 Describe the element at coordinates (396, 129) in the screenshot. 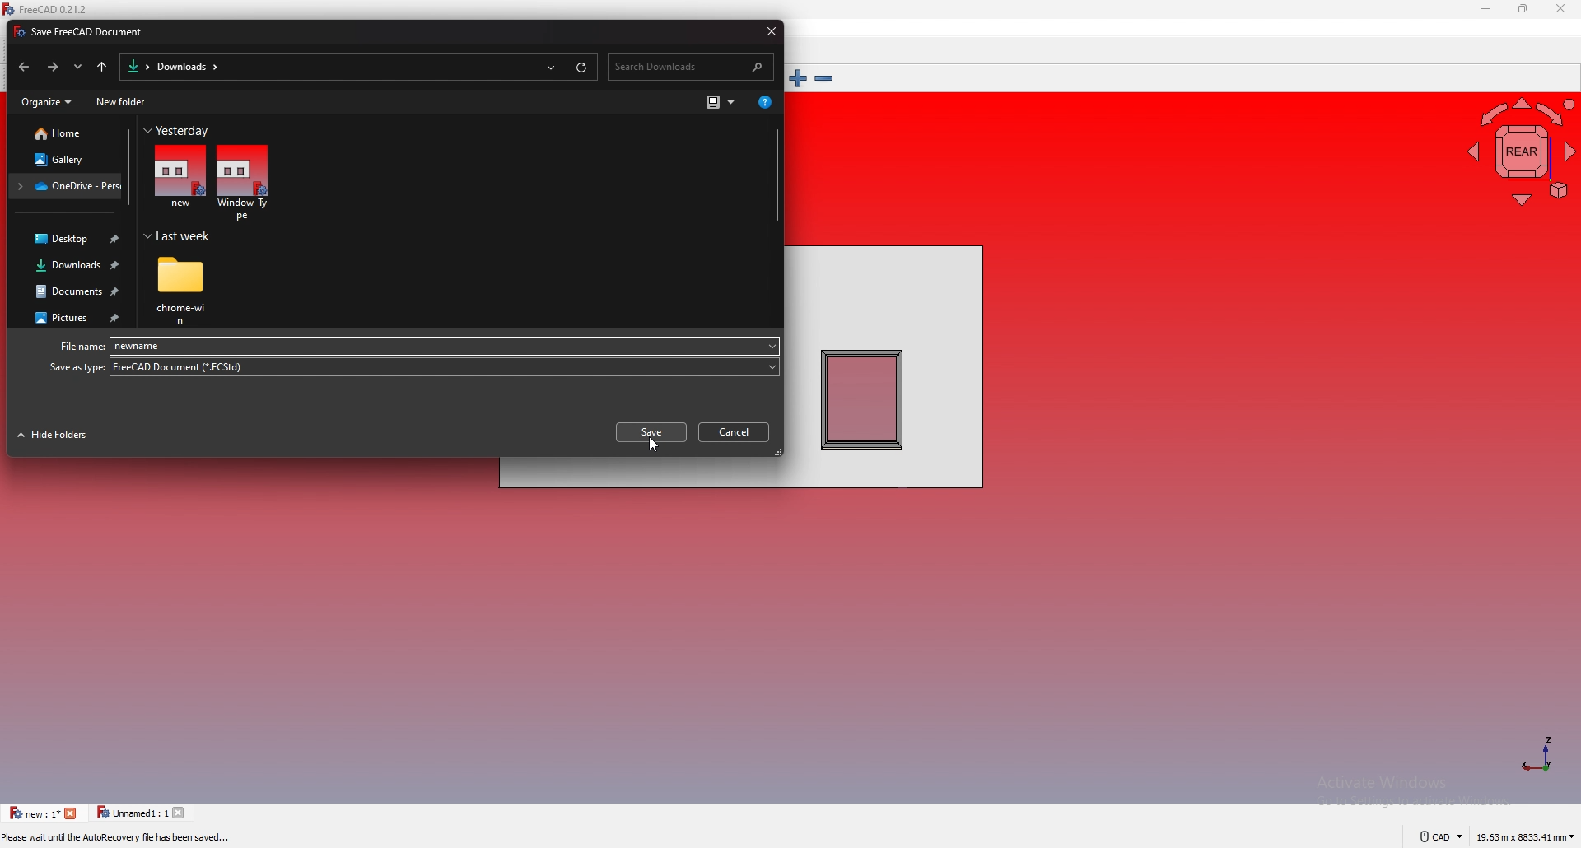

I see `Yesterday` at that location.